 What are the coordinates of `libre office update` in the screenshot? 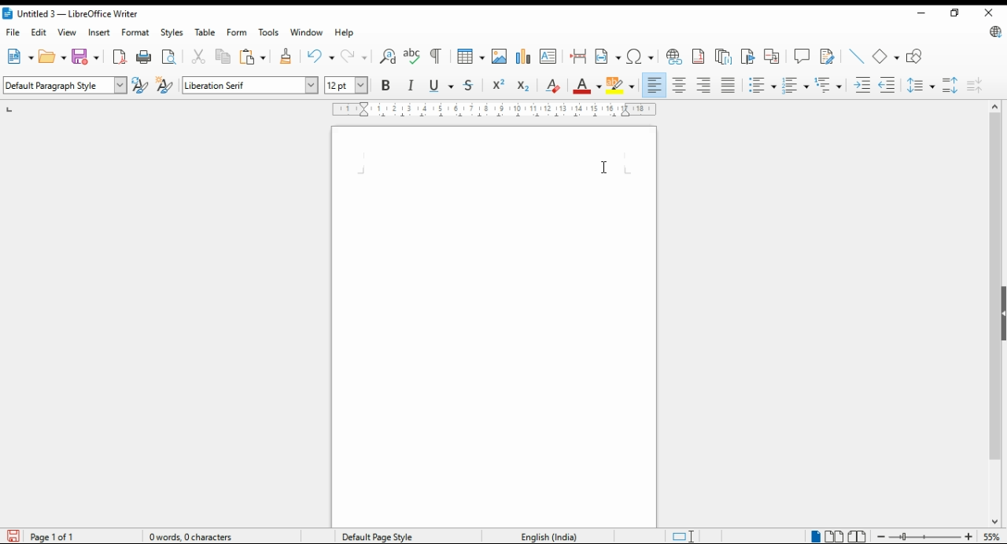 It's located at (993, 33).